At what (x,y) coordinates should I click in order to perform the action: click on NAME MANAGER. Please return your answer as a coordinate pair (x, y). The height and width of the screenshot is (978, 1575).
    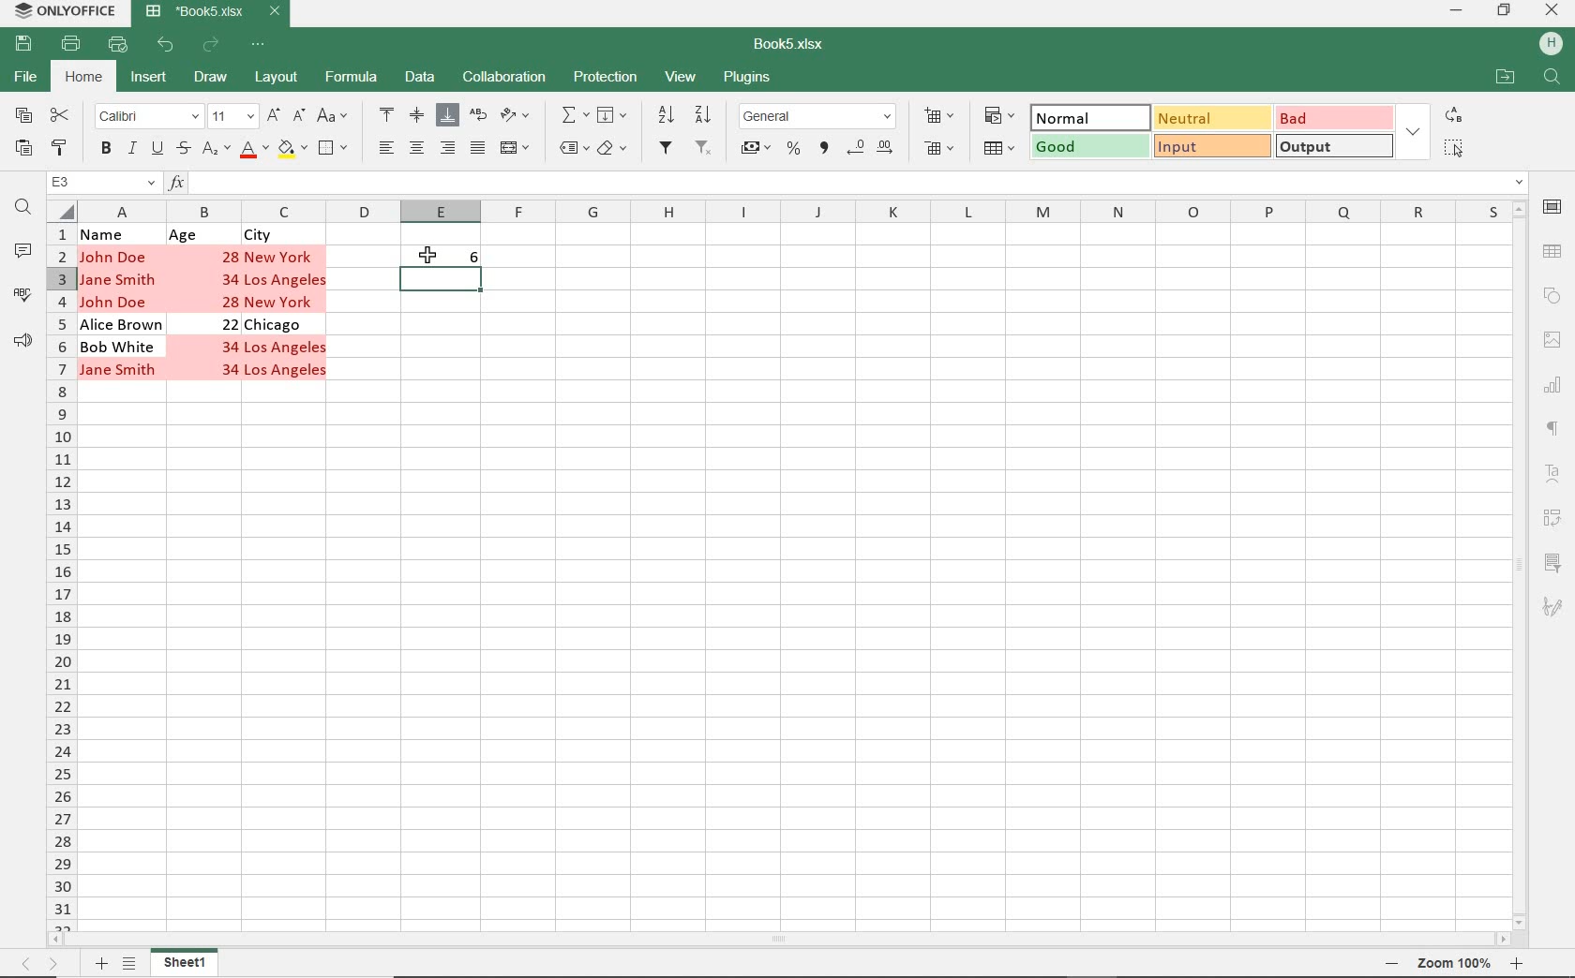
    Looking at the image, I should click on (103, 183).